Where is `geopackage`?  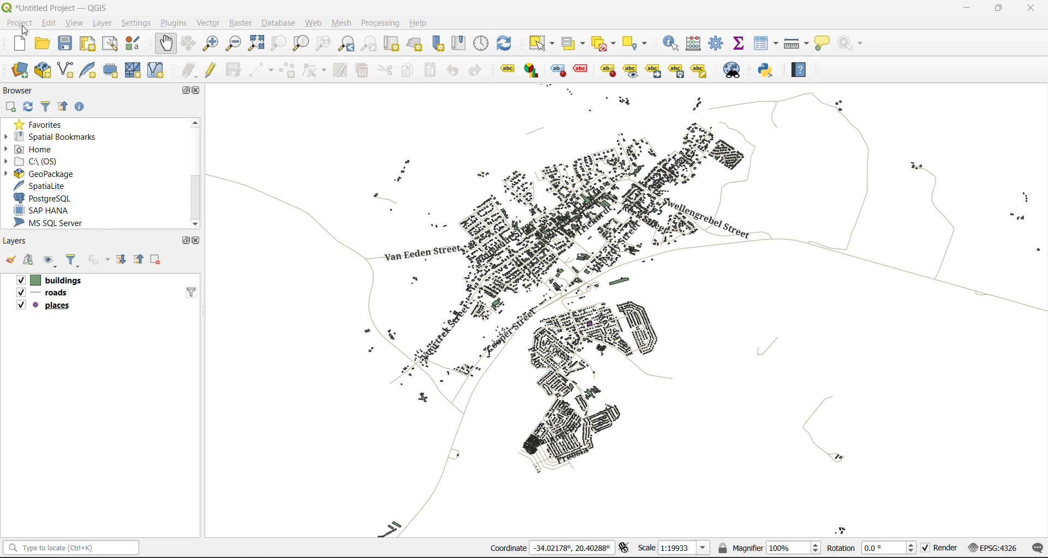 geopackage is located at coordinates (42, 175).